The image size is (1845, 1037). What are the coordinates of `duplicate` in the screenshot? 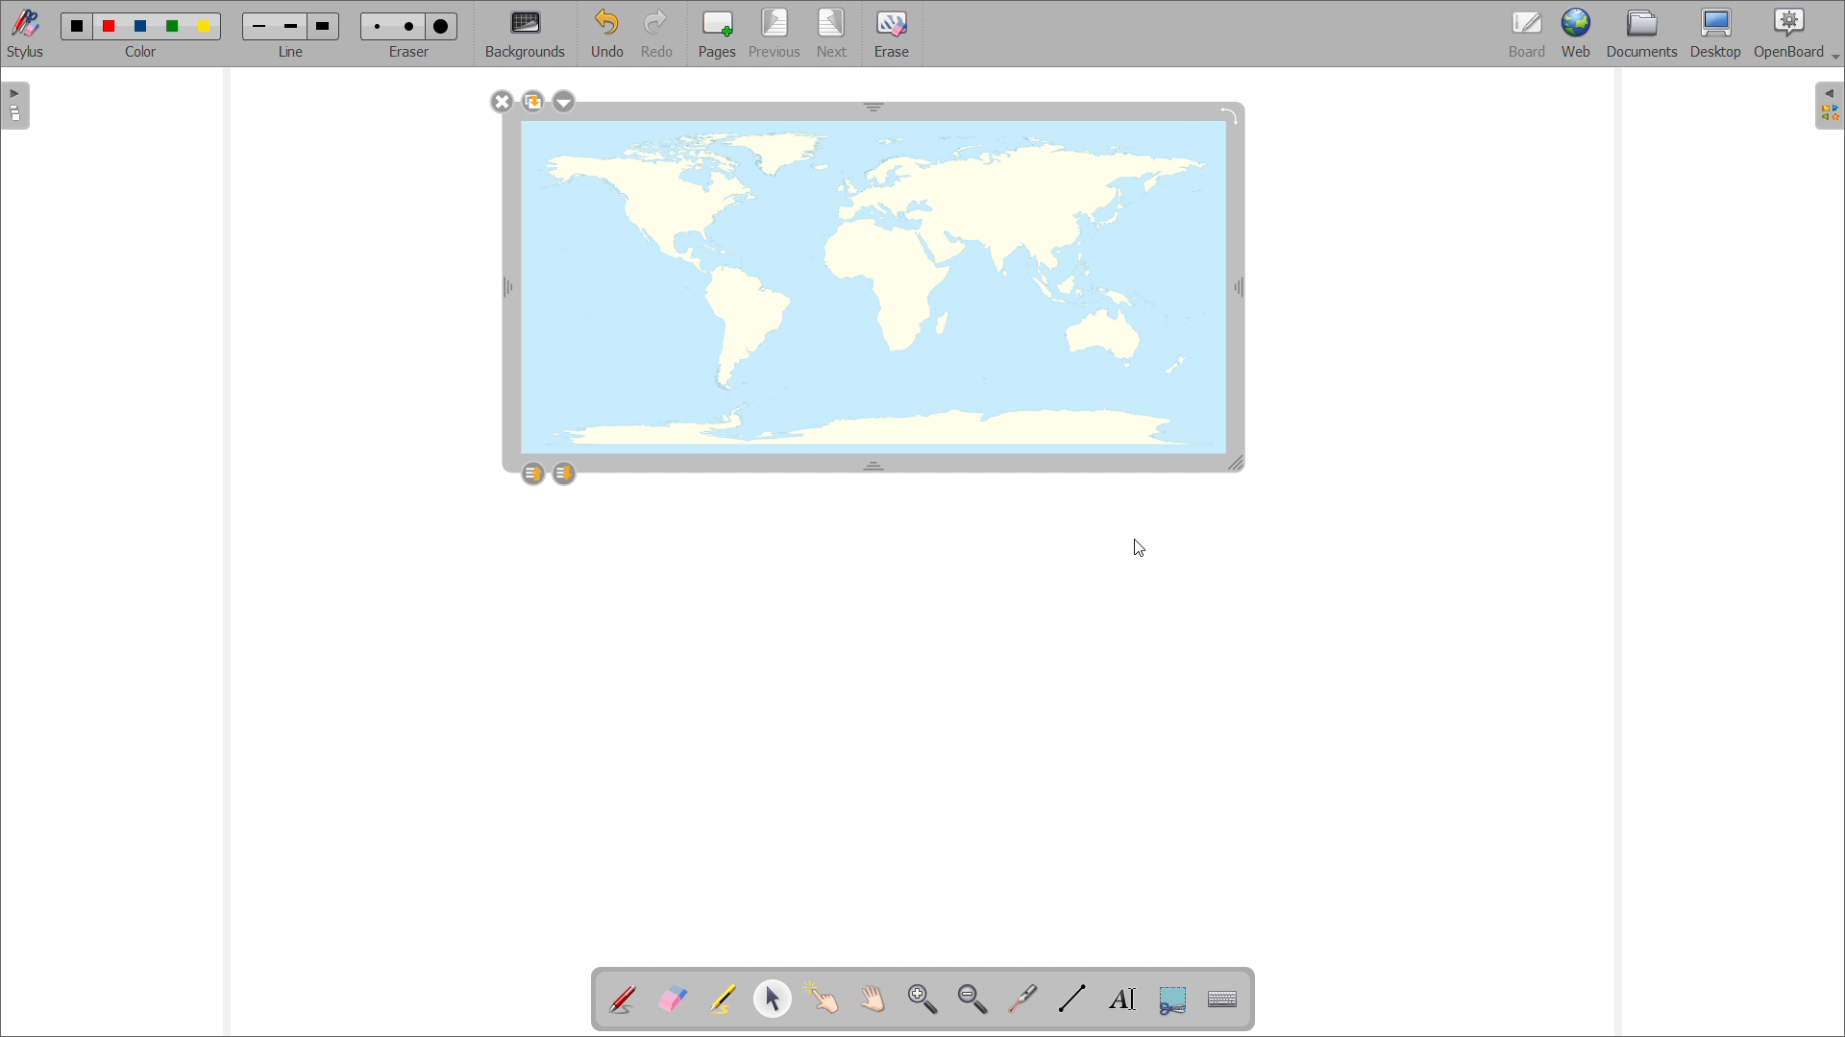 It's located at (531, 101).